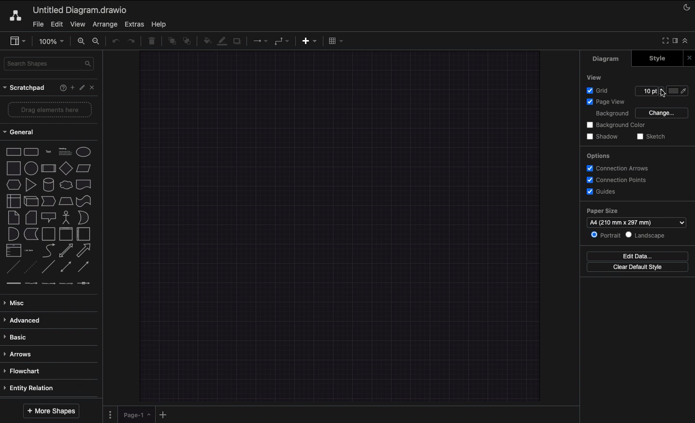  What do you see at coordinates (593, 77) in the screenshot?
I see `View` at bounding box center [593, 77].